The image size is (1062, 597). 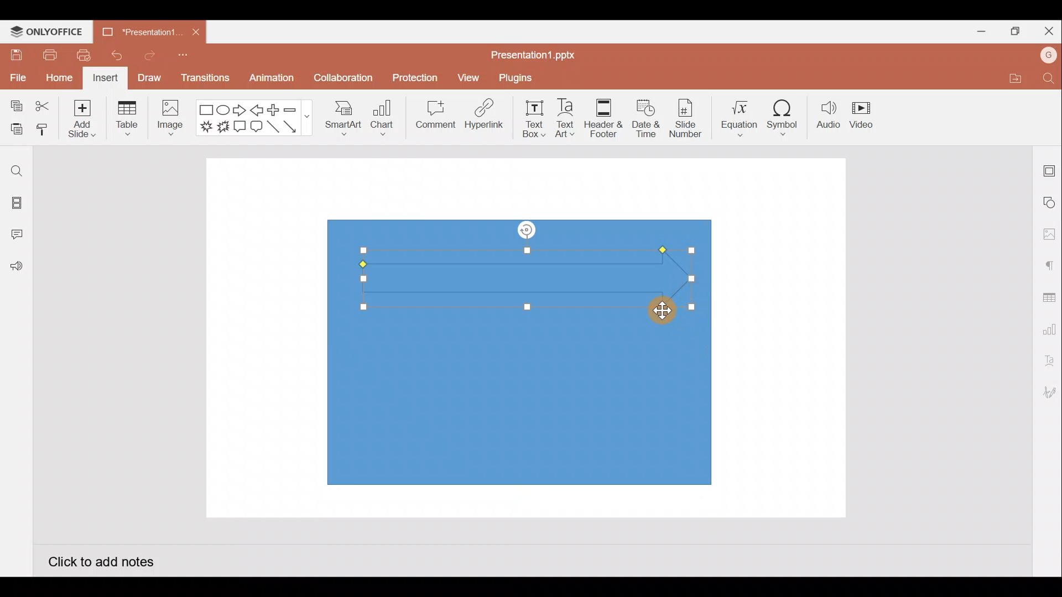 What do you see at coordinates (273, 81) in the screenshot?
I see `Animation` at bounding box center [273, 81].